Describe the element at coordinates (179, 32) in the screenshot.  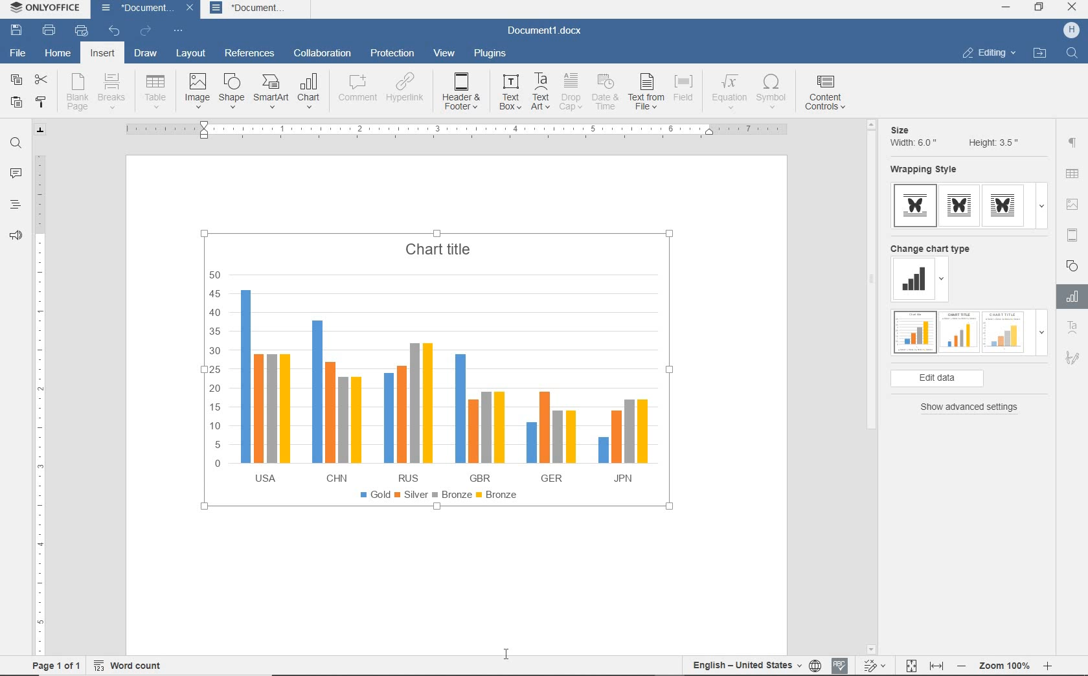
I see `customize quick access toolbar` at that location.